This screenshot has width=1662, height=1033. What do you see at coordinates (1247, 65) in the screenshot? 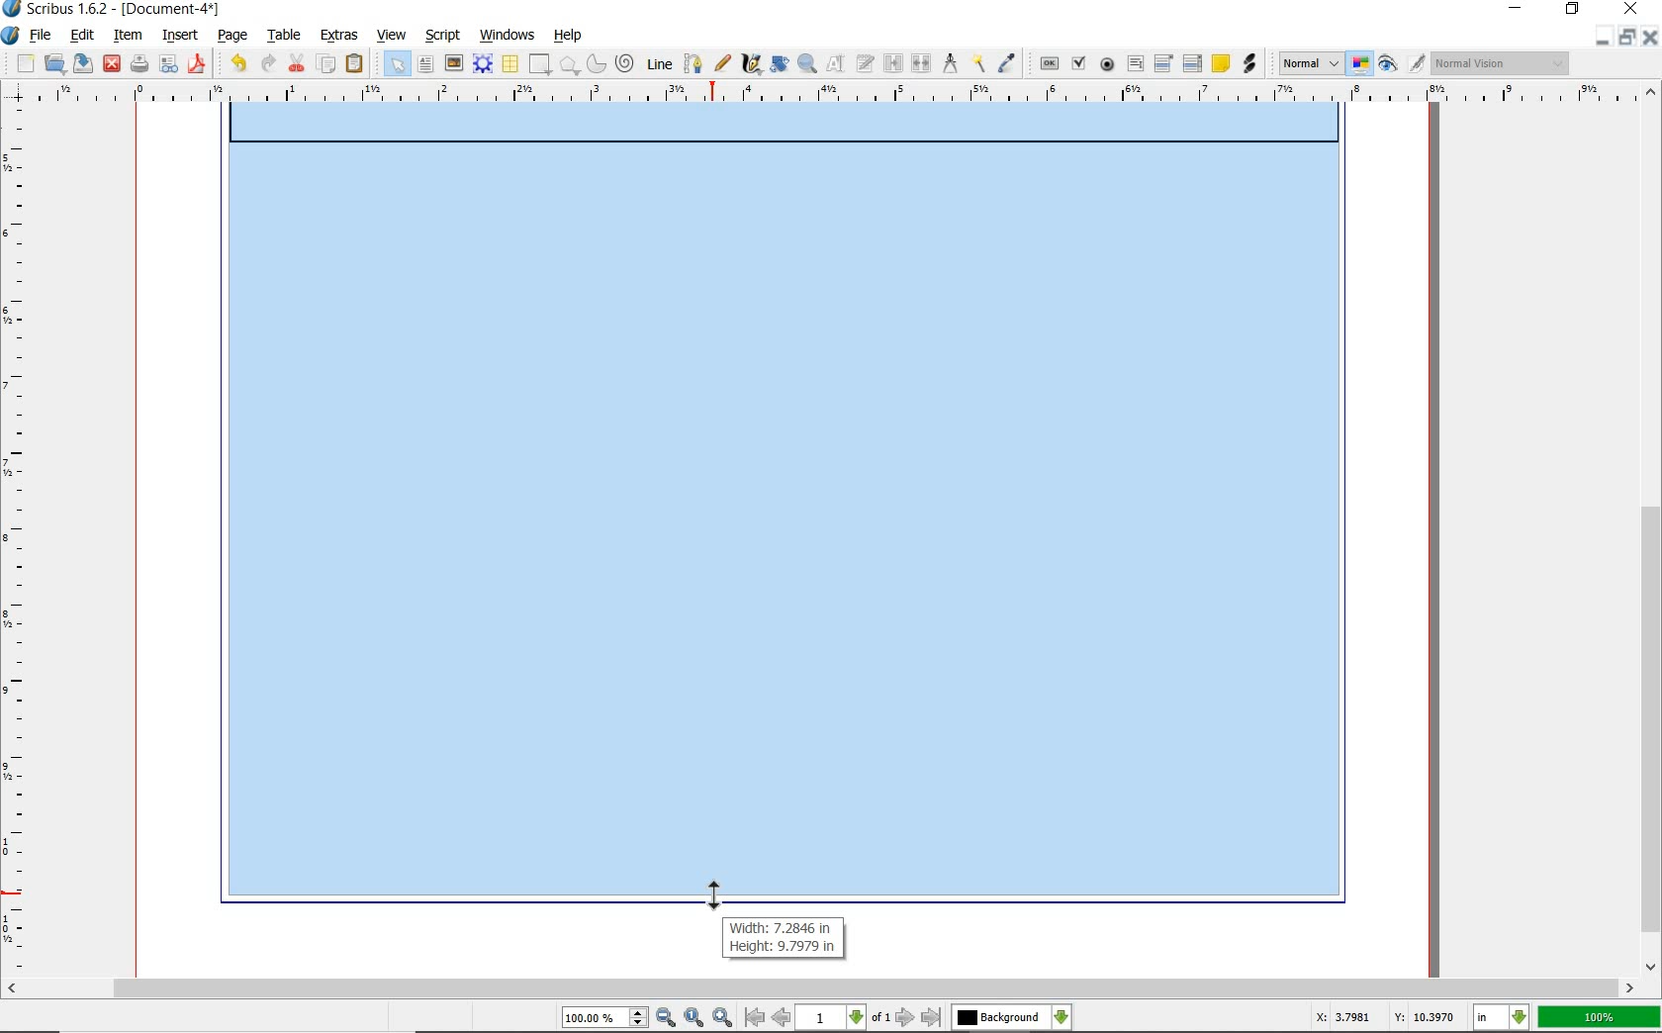
I see `link annotation` at bounding box center [1247, 65].